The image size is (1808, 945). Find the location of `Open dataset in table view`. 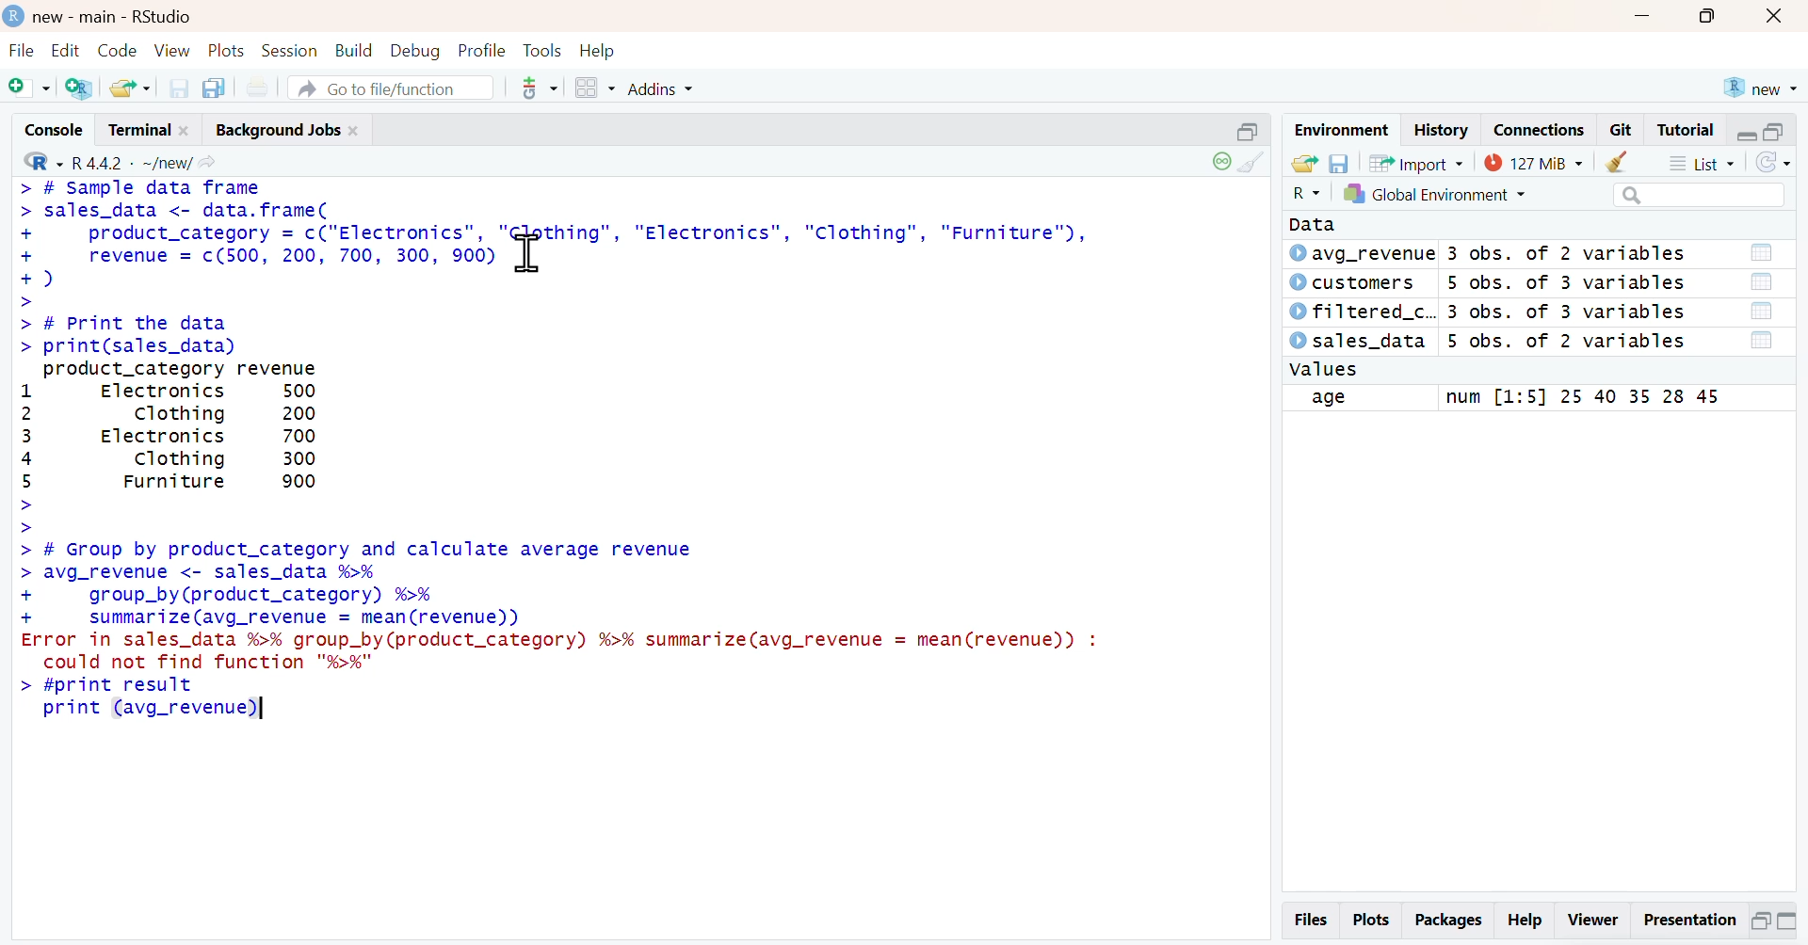

Open dataset in table view is located at coordinates (1761, 297).